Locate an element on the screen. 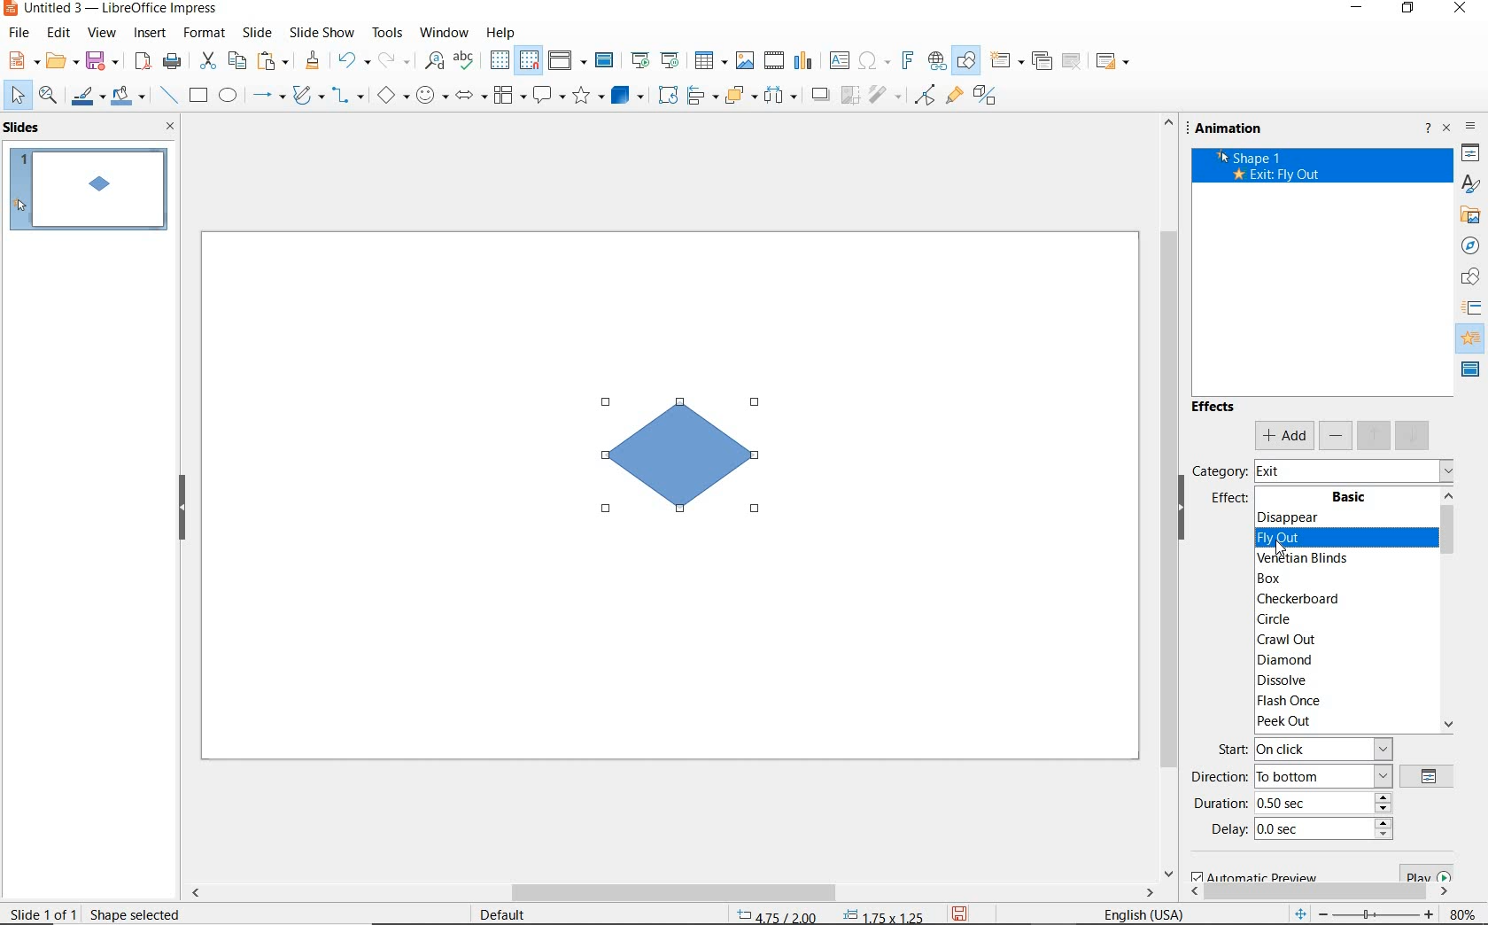 This screenshot has height=925, width=1488. gallery is located at coordinates (1466, 217).